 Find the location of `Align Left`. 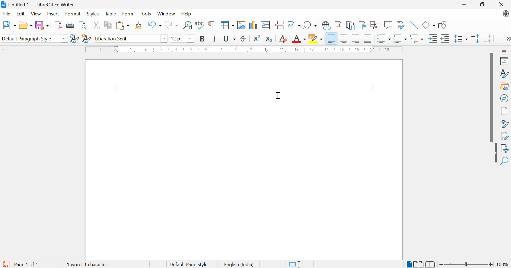

Align Left is located at coordinates (331, 39).